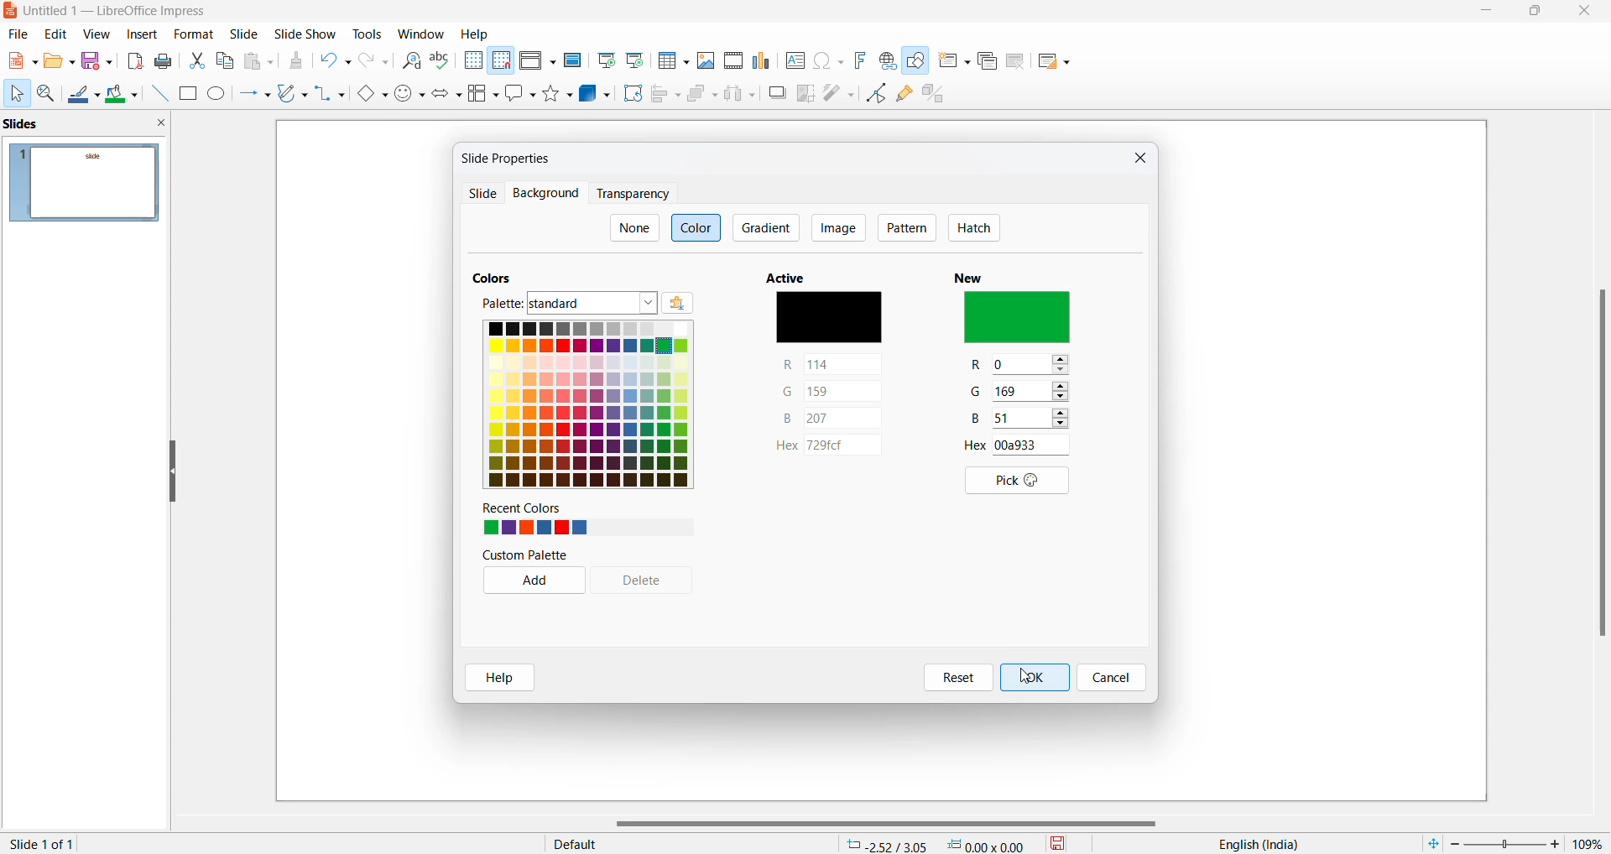  What do you see at coordinates (472, 61) in the screenshot?
I see `display grid` at bounding box center [472, 61].